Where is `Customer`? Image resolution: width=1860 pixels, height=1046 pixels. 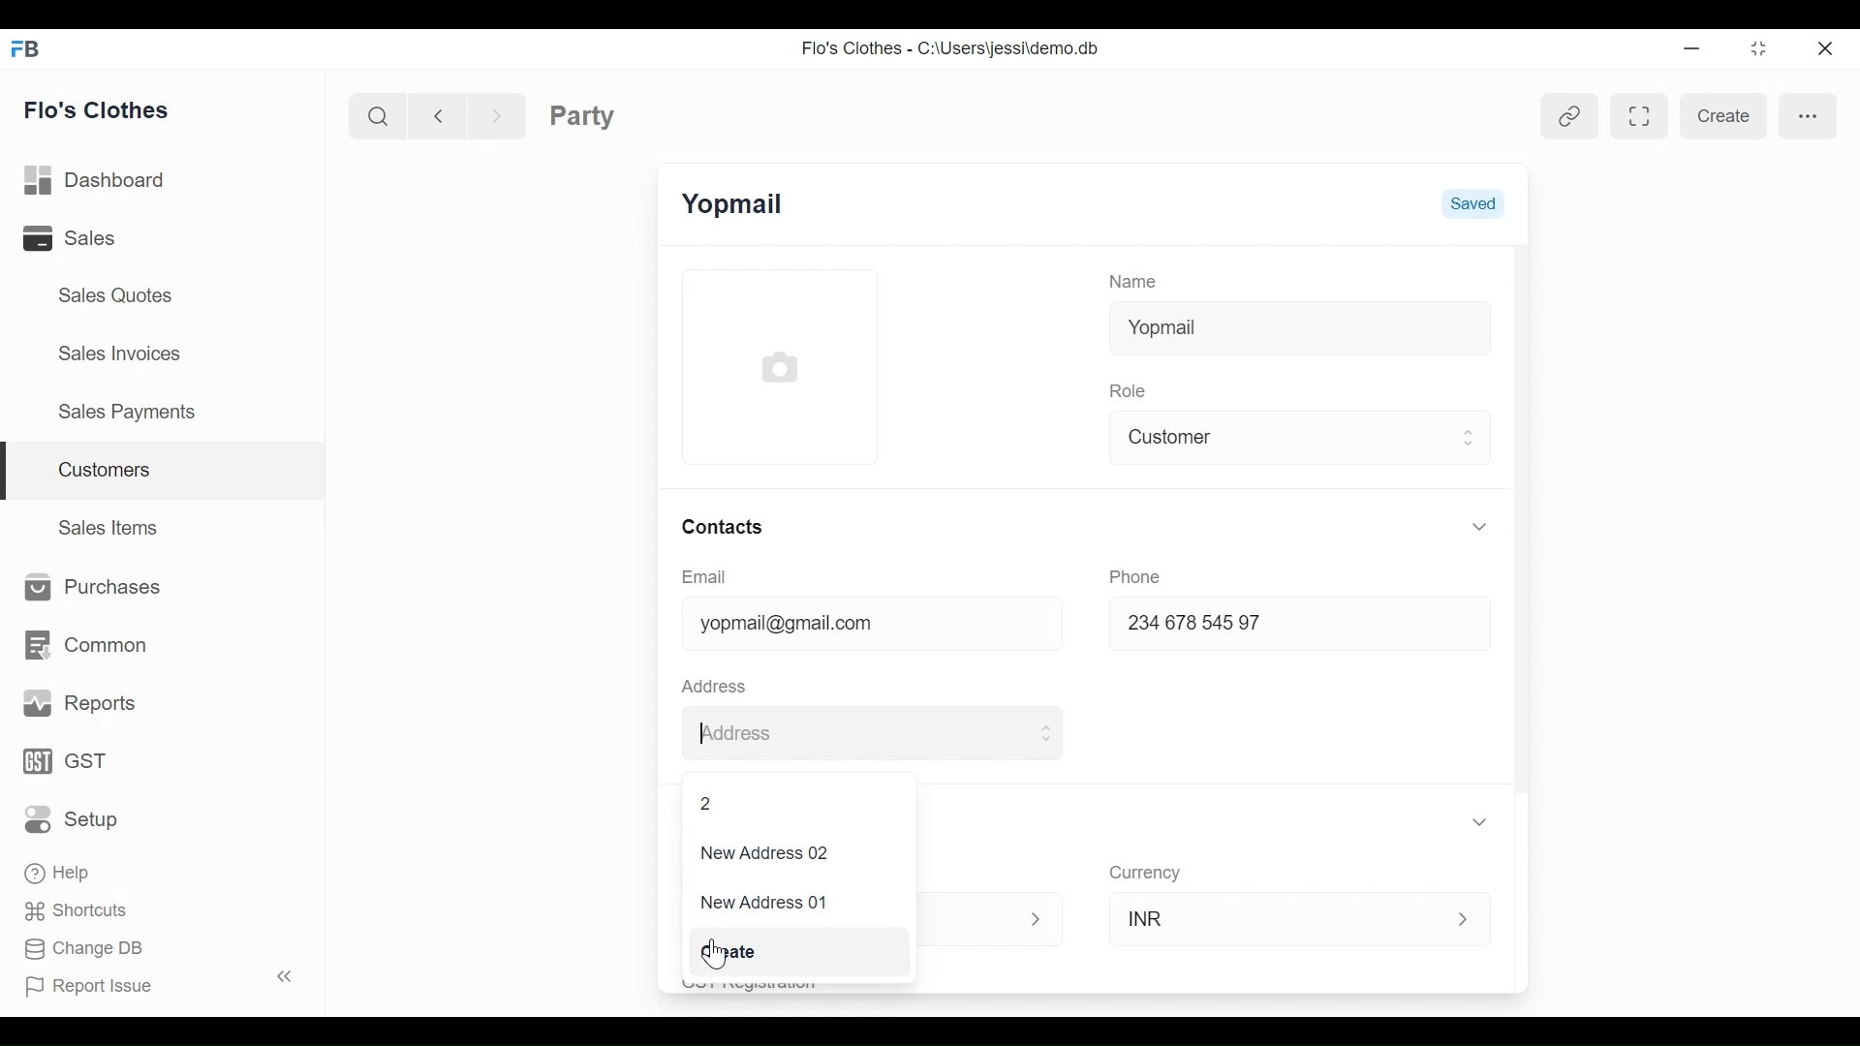
Customer is located at coordinates (1283, 438).